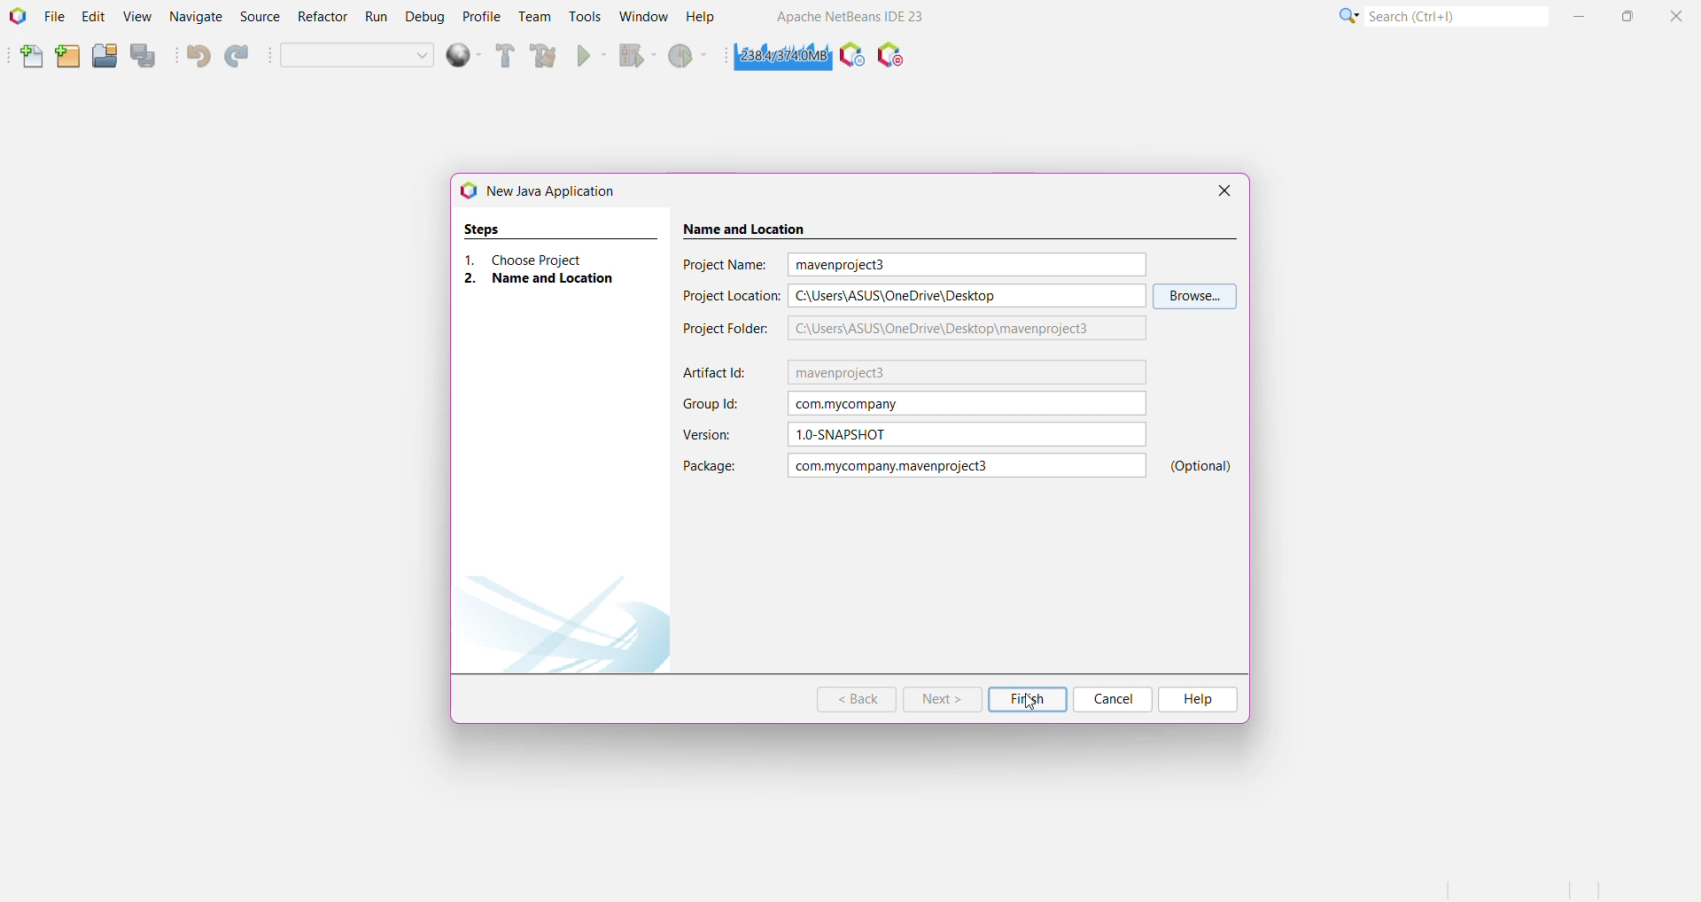 This screenshot has width=1701, height=902. I want to click on Set Project Configuration, so click(357, 55).